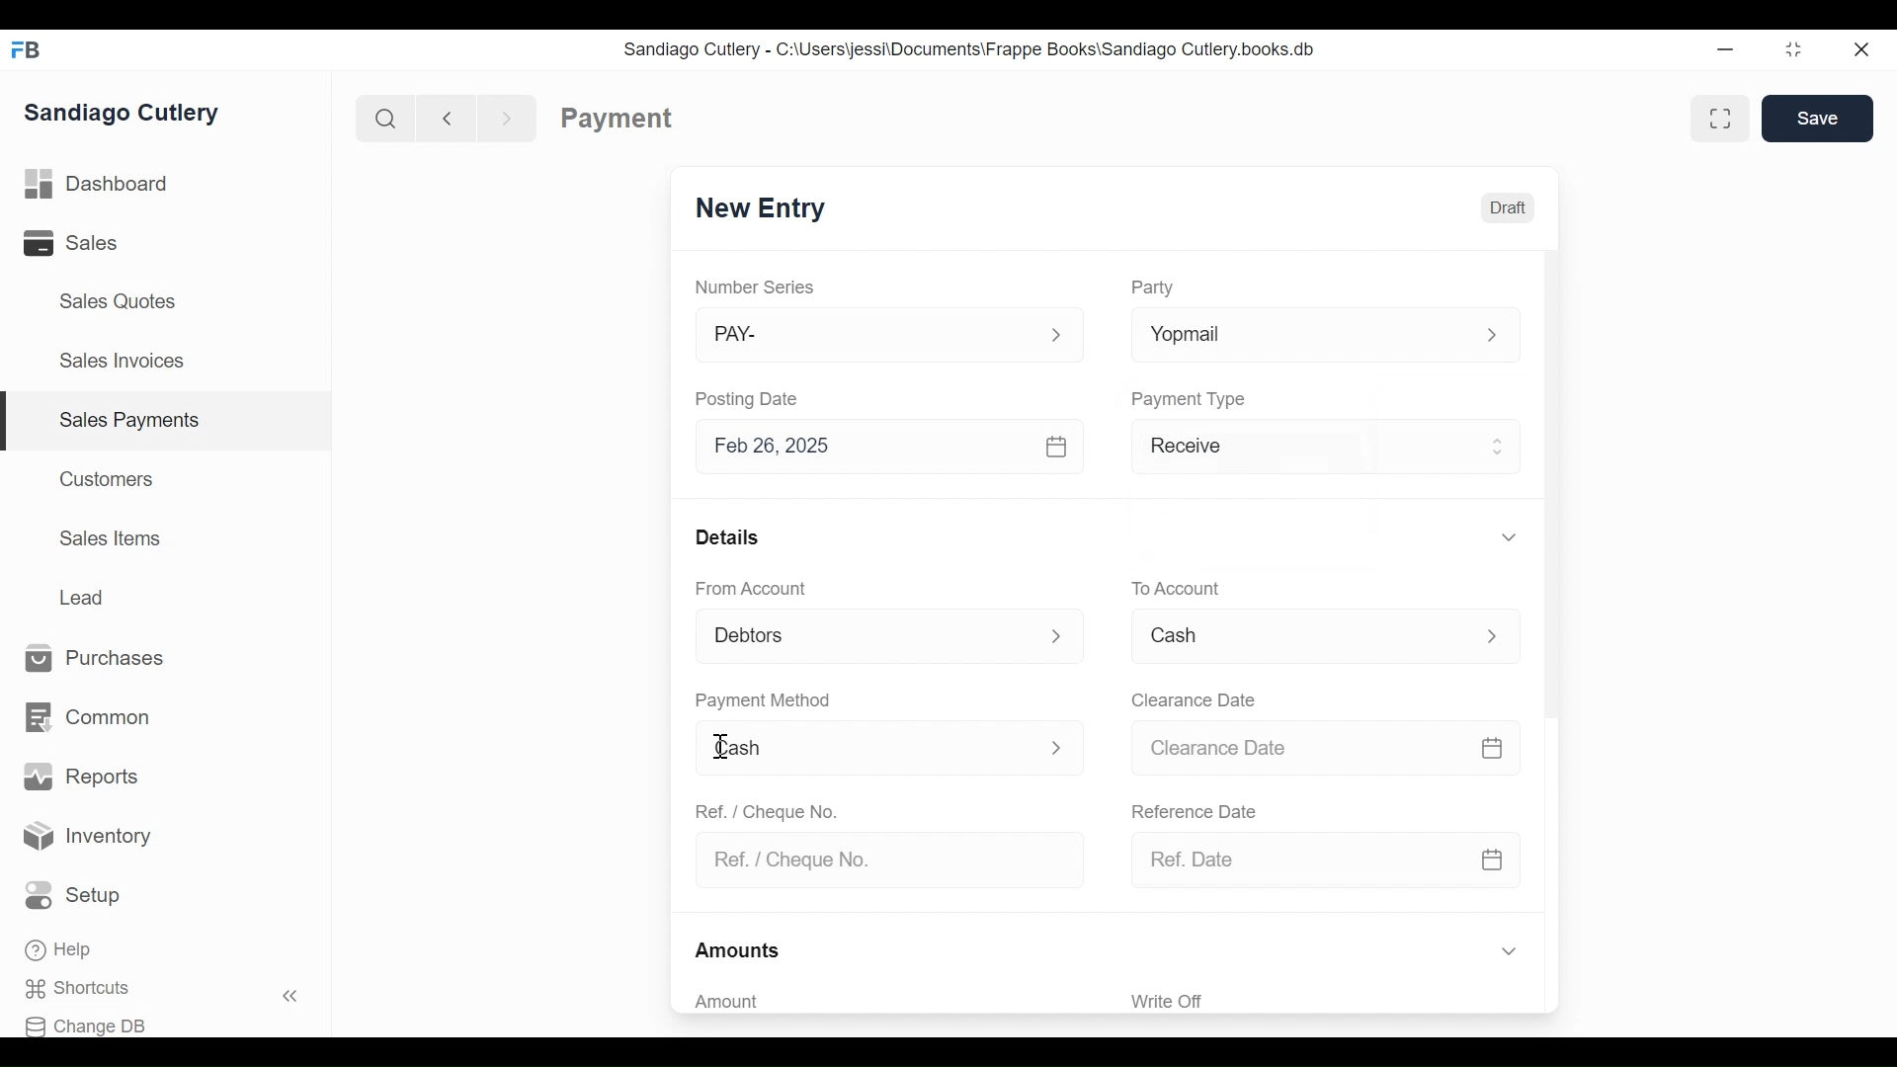 The image size is (1897, 1067). What do you see at coordinates (443, 118) in the screenshot?
I see `Navigate Back` at bounding box center [443, 118].